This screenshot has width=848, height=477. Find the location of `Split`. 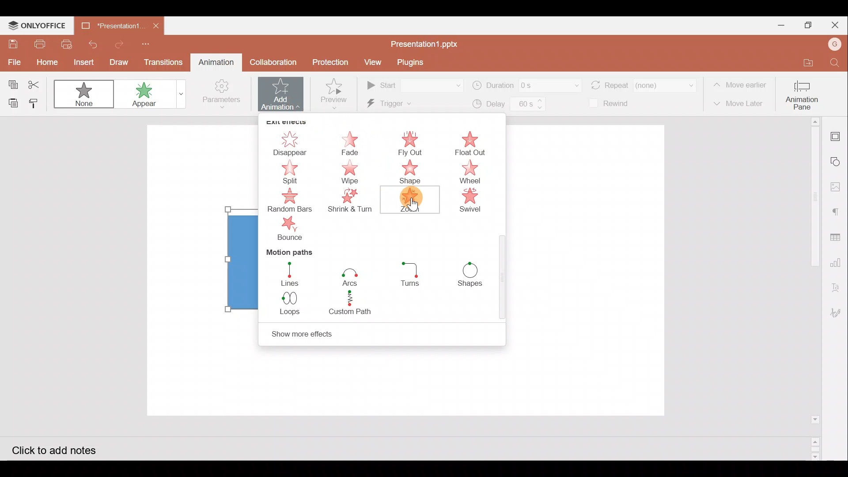

Split is located at coordinates (289, 172).